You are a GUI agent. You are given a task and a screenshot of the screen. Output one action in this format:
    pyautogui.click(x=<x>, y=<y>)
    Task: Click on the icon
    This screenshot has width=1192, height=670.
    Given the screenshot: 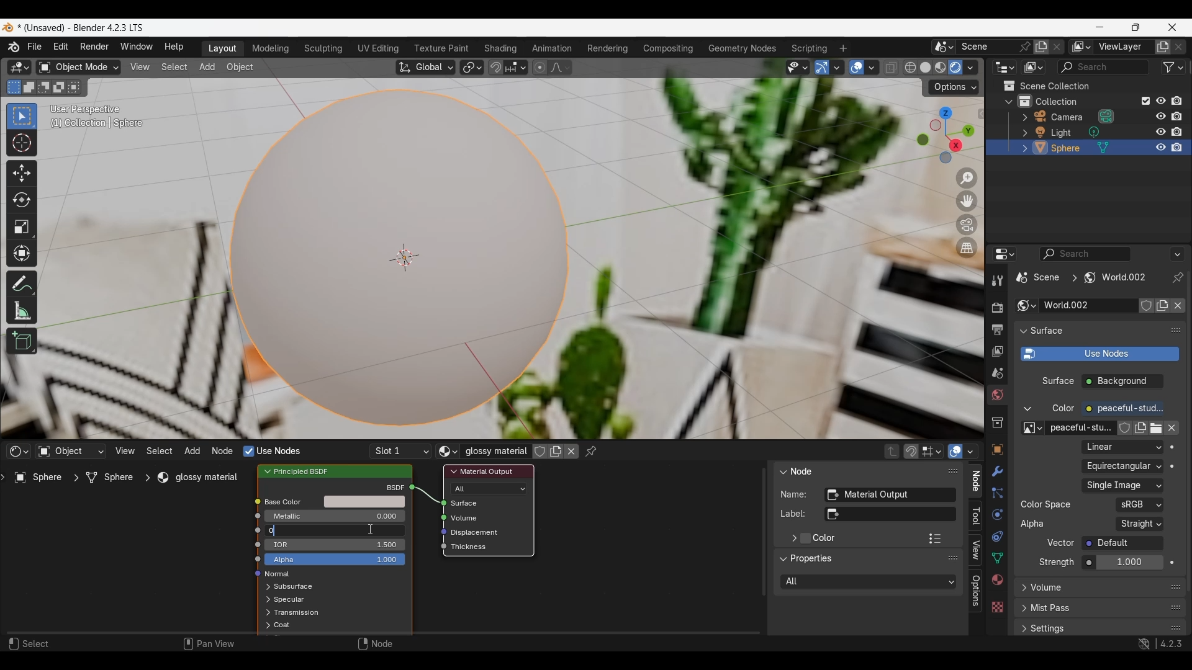 What is the action you would take?
    pyautogui.click(x=253, y=560)
    